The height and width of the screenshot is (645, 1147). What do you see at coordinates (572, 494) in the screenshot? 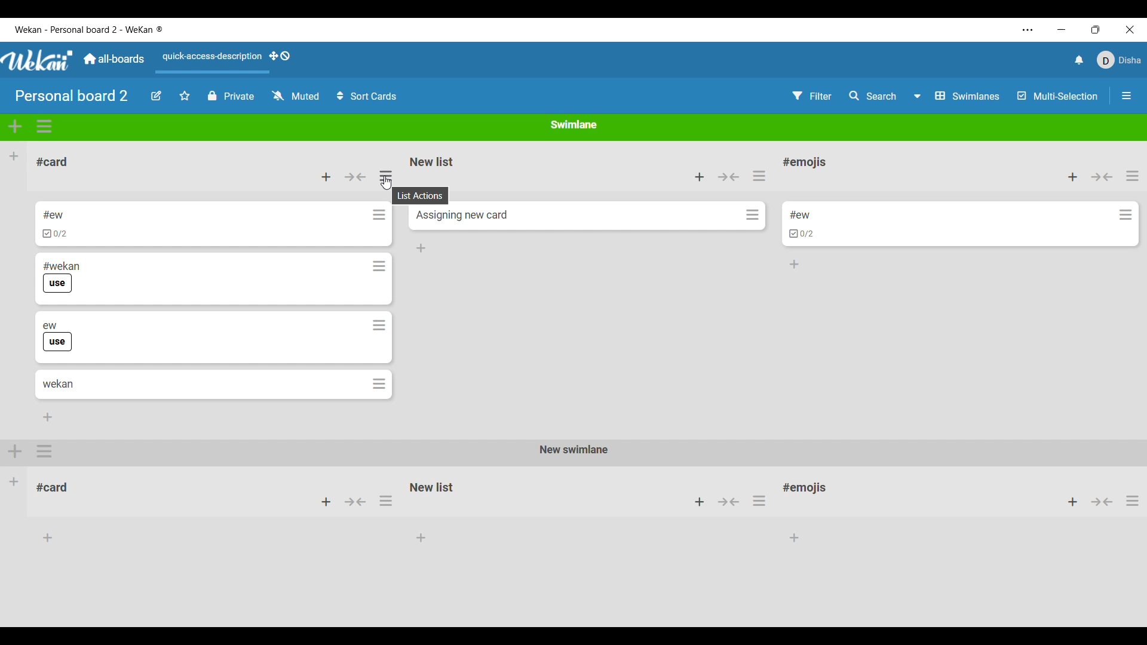
I see `Other Swimlane with its respective lists` at bounding box center [572, 494].